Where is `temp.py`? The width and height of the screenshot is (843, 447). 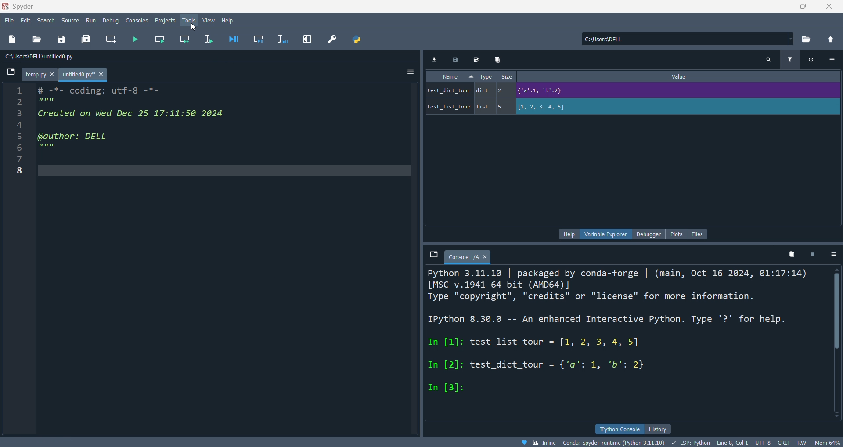
temp.py is located at coordinates (42, 74).